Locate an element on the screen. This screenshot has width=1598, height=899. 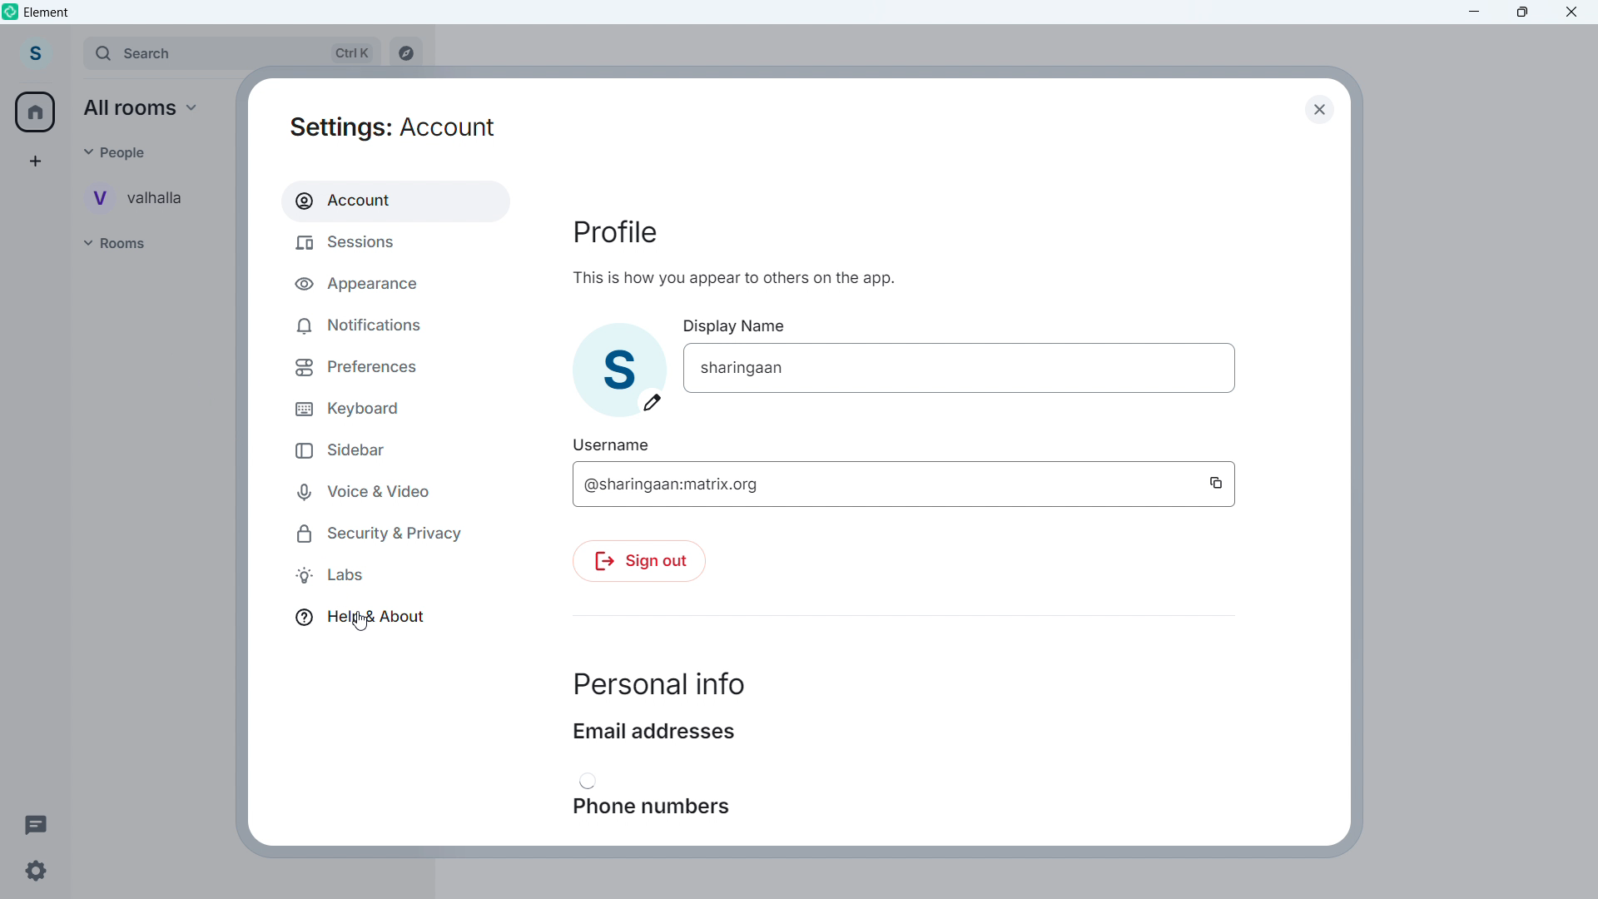
Profile  is located at coordinates (724, 231).